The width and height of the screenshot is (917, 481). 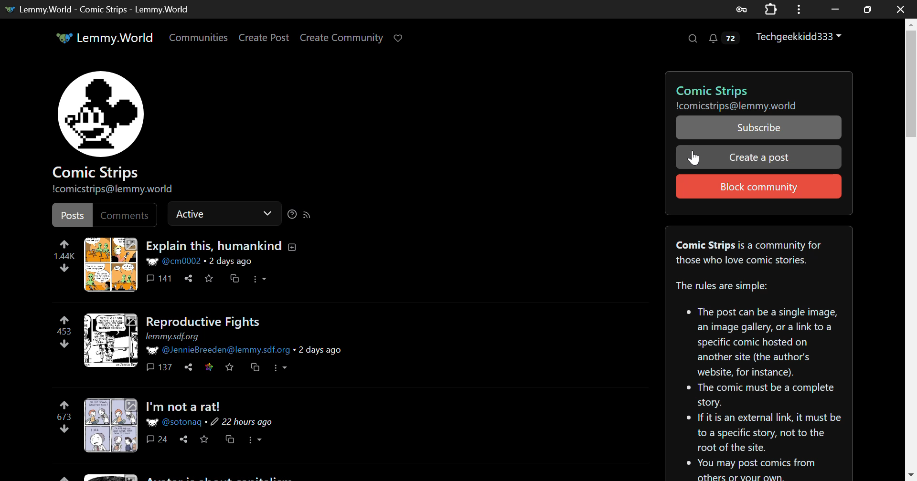 What do you see at coordinates (243, 423) in the screenshot?
I see `22 hours ago` at bounding box center [243, 423].